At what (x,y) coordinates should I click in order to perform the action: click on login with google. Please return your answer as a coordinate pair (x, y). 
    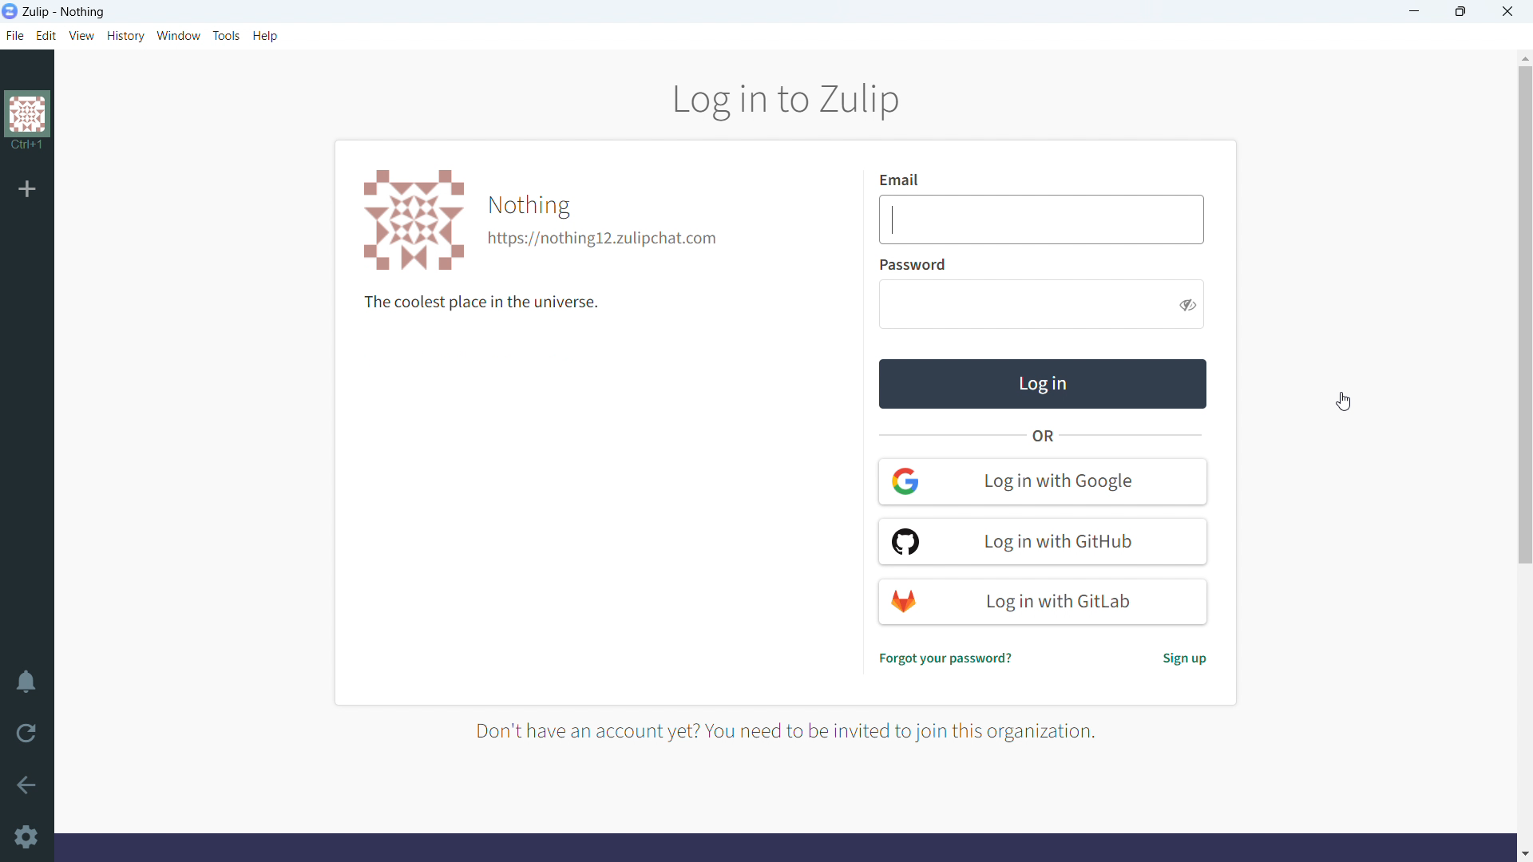
    Looking at the image, I should click on (1044, 481).